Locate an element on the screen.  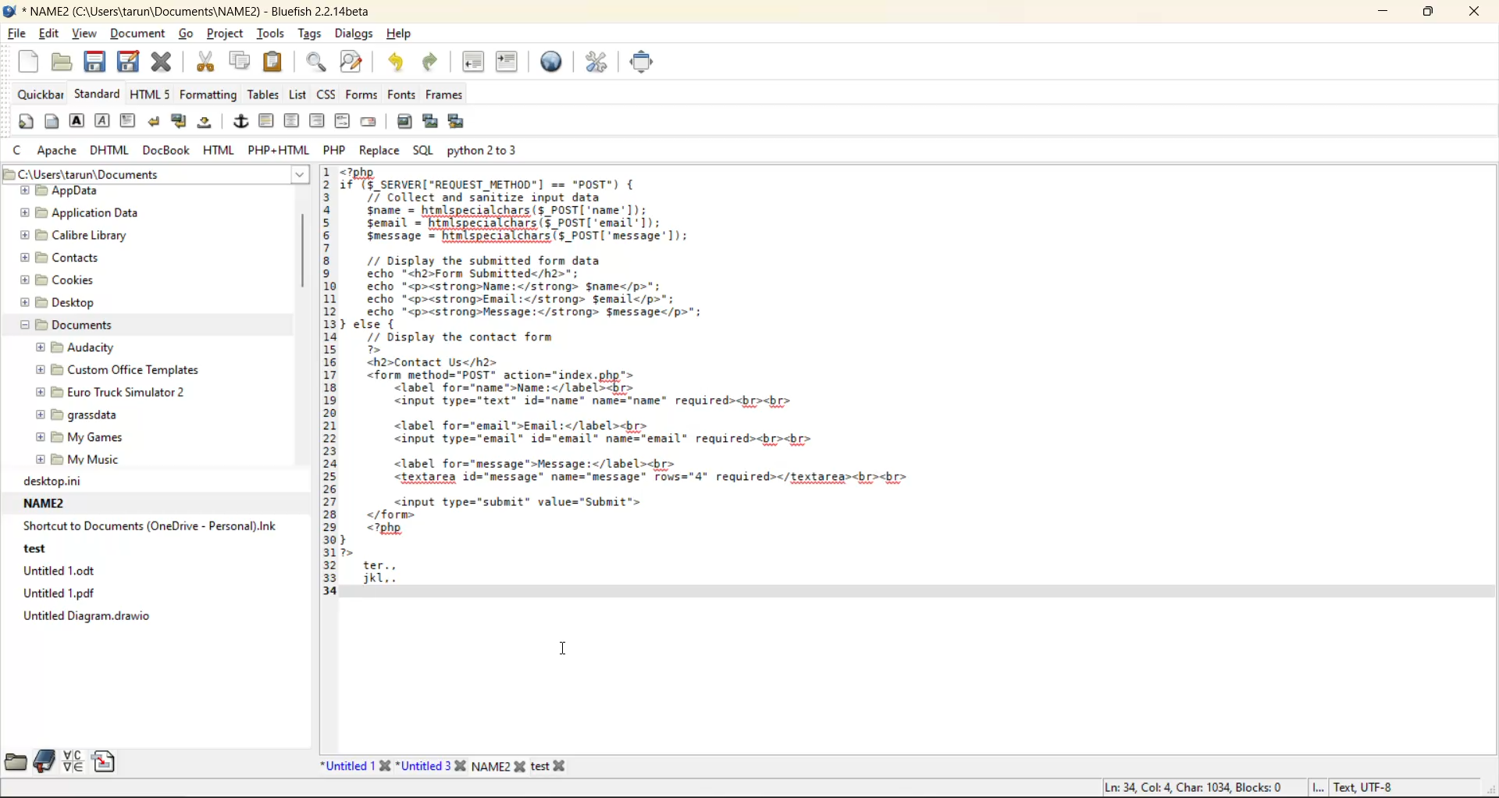
Calibre Library is located at coordinates (65, 237).